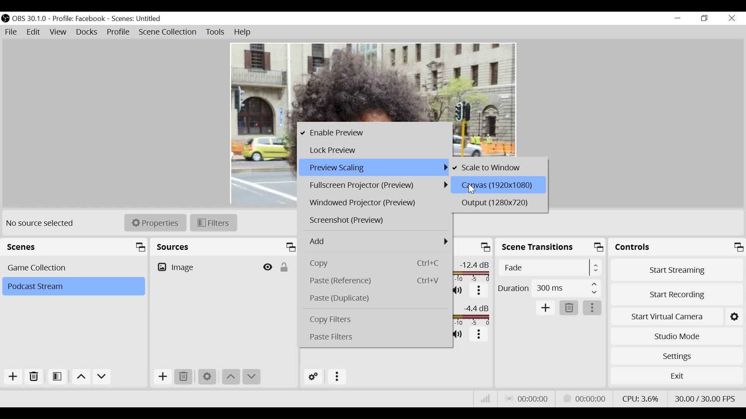 The height and width of the screenshot is (419, 746). I want to click on Move down, so click(251, 376).